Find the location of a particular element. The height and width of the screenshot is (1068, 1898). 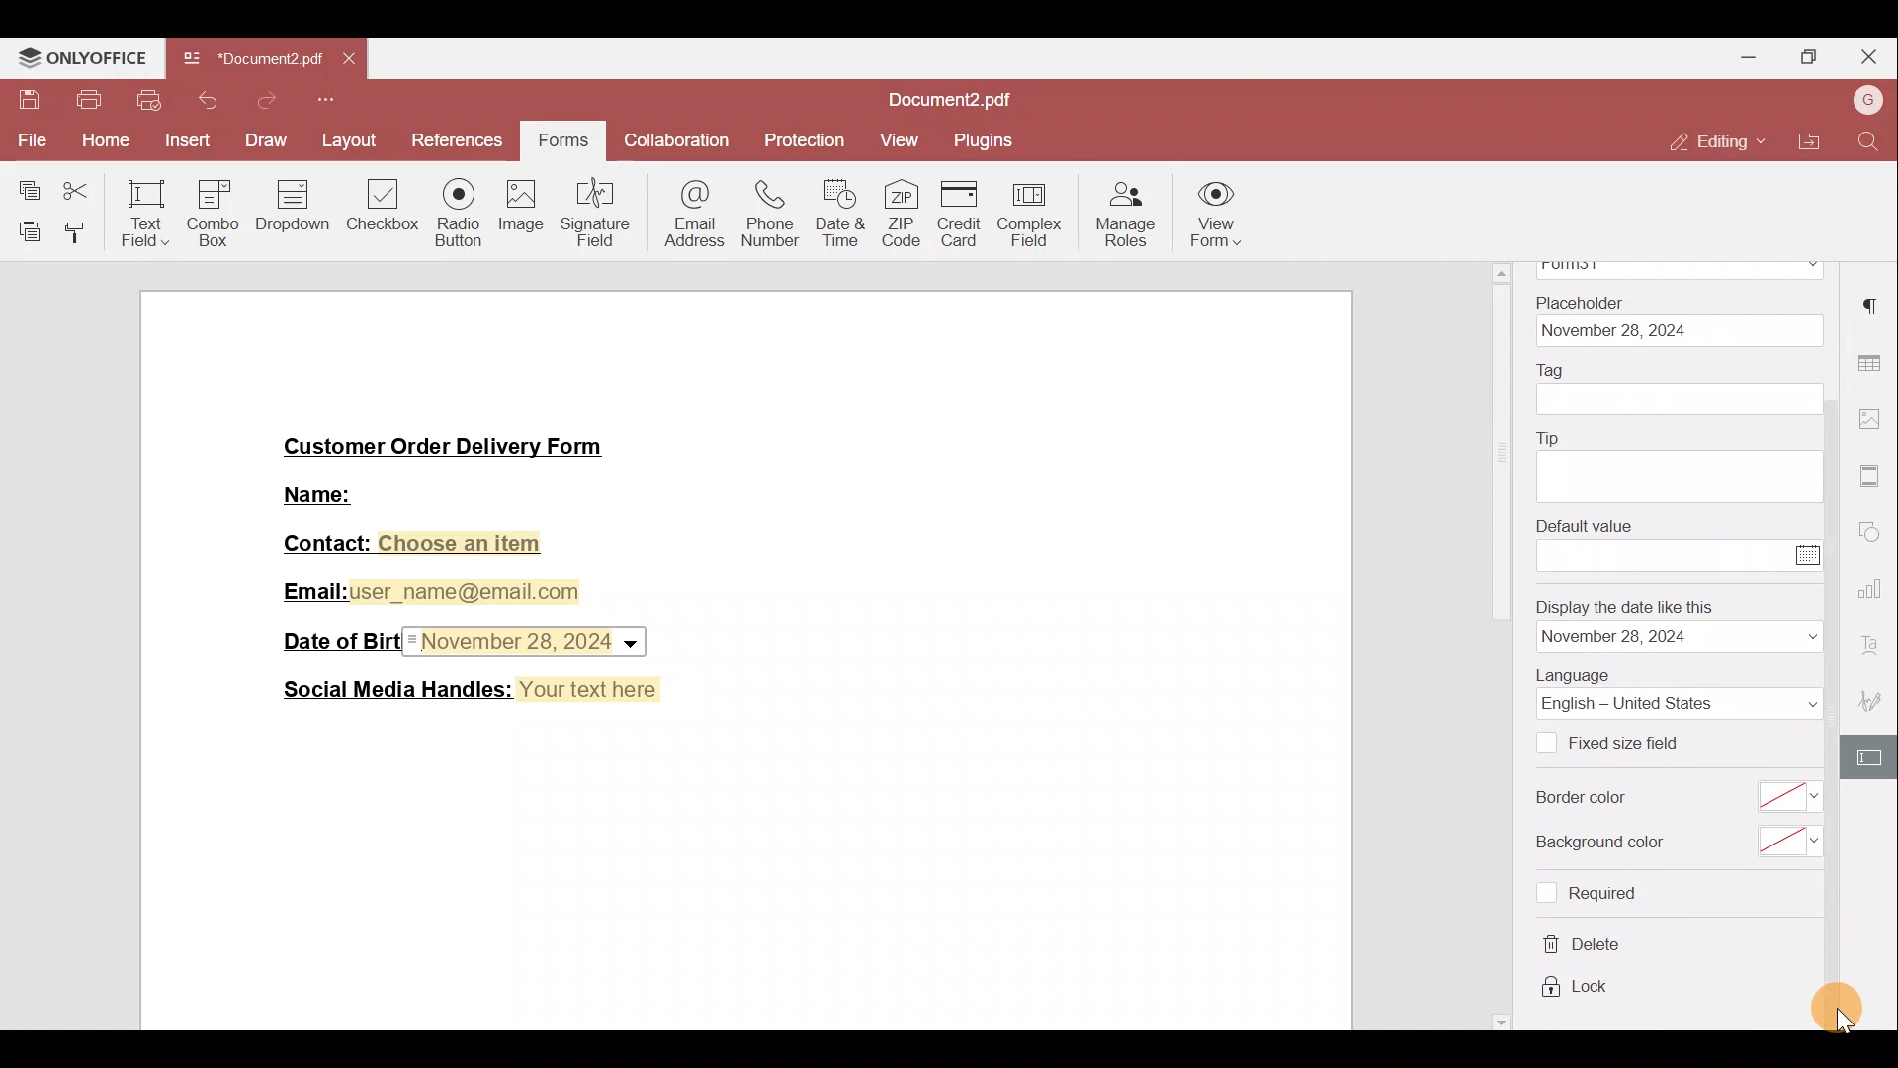

Undo is located at coordinates (205, 100).